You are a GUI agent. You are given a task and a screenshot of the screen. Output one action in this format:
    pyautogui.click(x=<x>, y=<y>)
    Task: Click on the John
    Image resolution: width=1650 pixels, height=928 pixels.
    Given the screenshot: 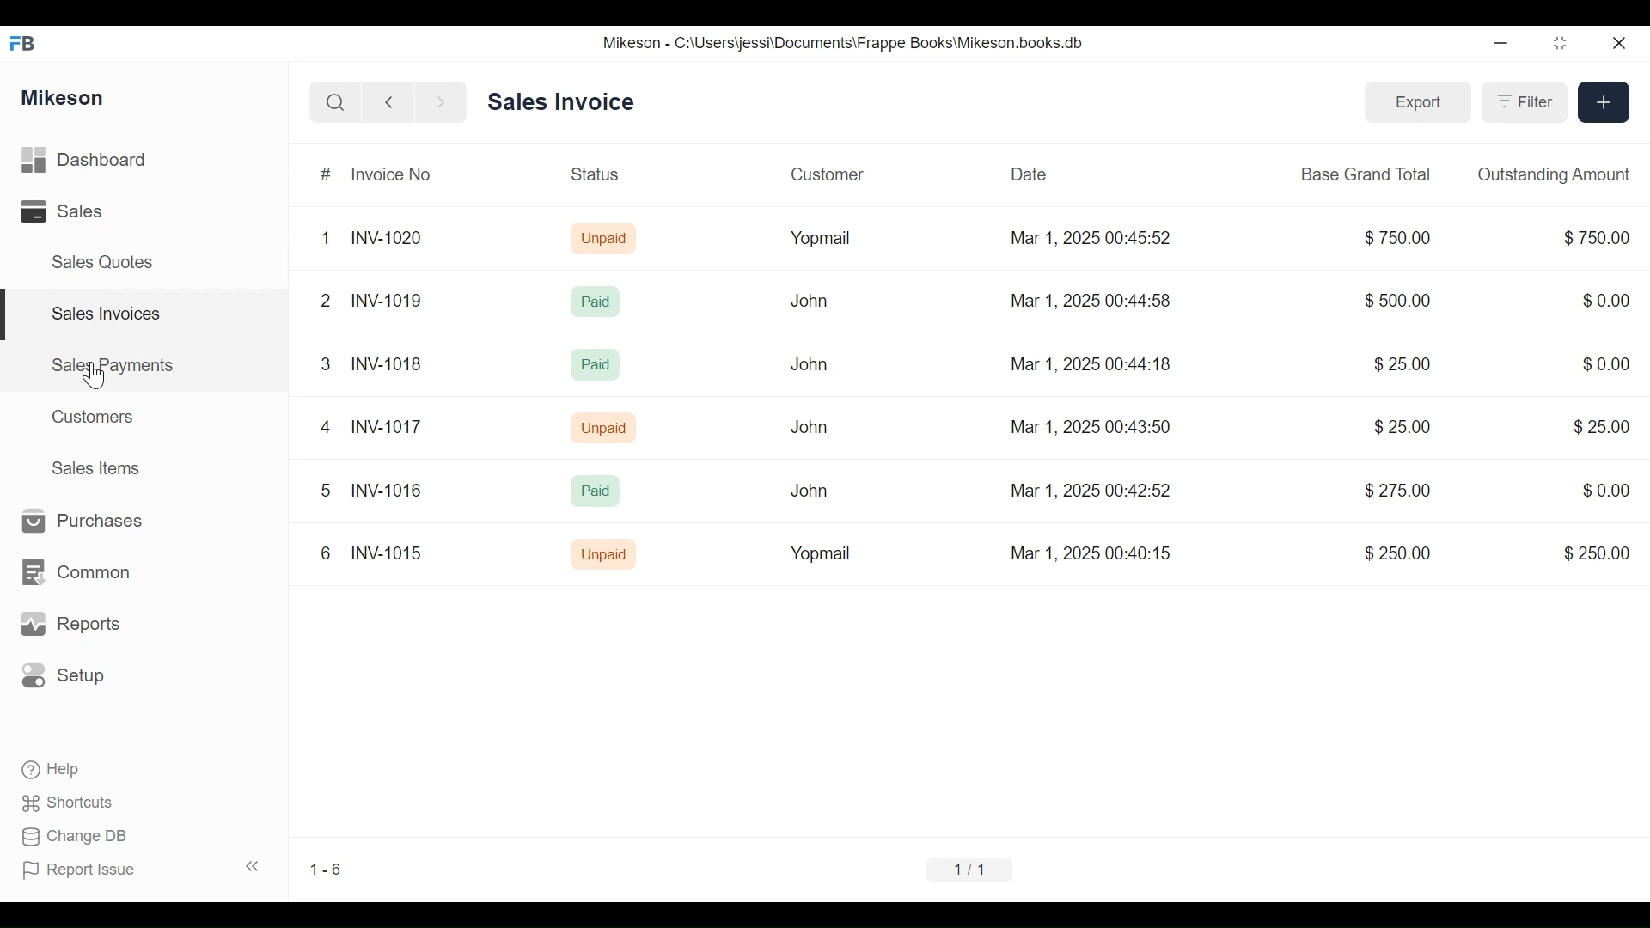 What is the action you would take?
    pyautogui.click(x=804, y=493)
    